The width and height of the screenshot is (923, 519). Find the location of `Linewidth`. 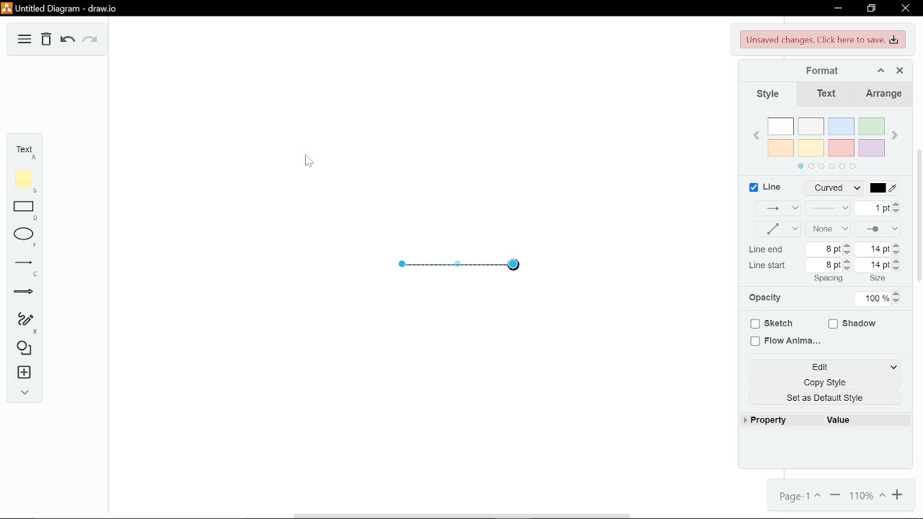

Linewidth is located at coordinates (874, 208).